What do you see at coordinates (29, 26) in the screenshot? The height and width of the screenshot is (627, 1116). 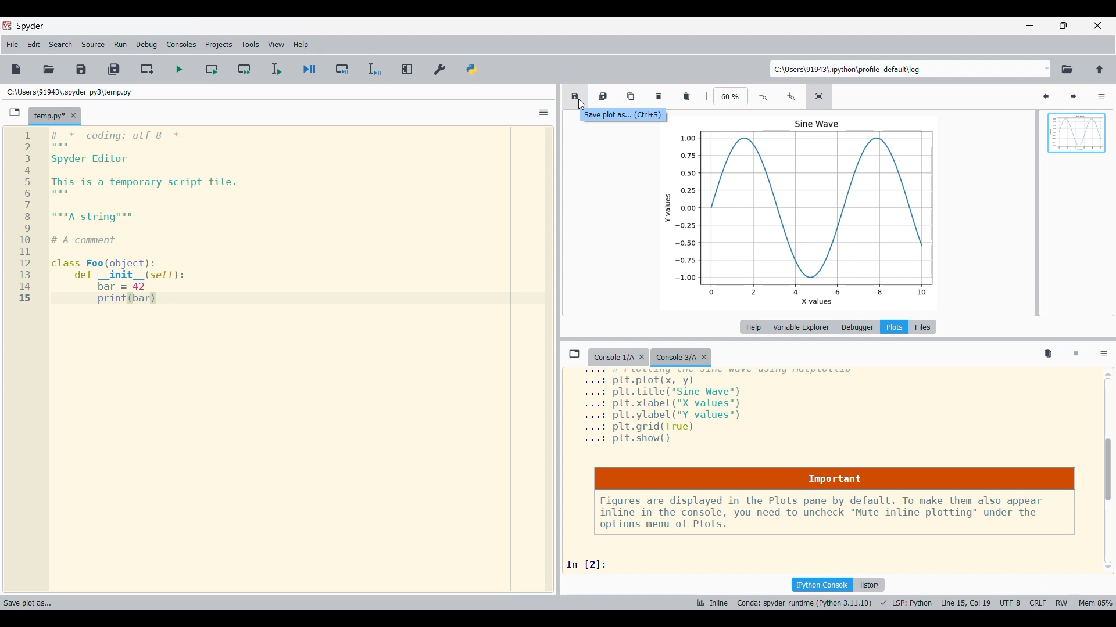 I see `Software name` at bounding box center [29, 26].